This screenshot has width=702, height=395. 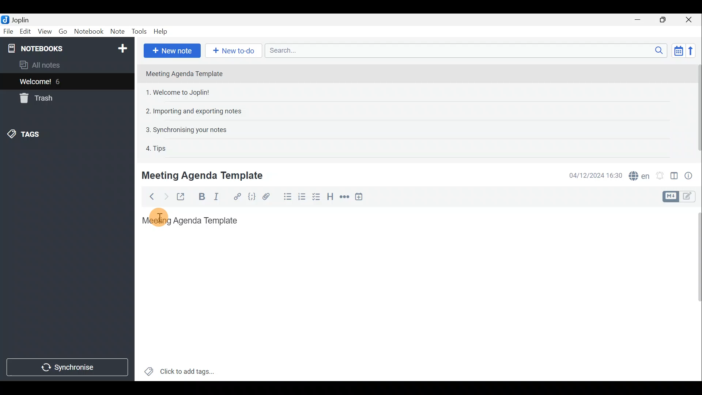 What do you see at coordinates (592, 175) in the screenshot?
I see `04/12/2024 16:30` at bounding box center [592, 175].